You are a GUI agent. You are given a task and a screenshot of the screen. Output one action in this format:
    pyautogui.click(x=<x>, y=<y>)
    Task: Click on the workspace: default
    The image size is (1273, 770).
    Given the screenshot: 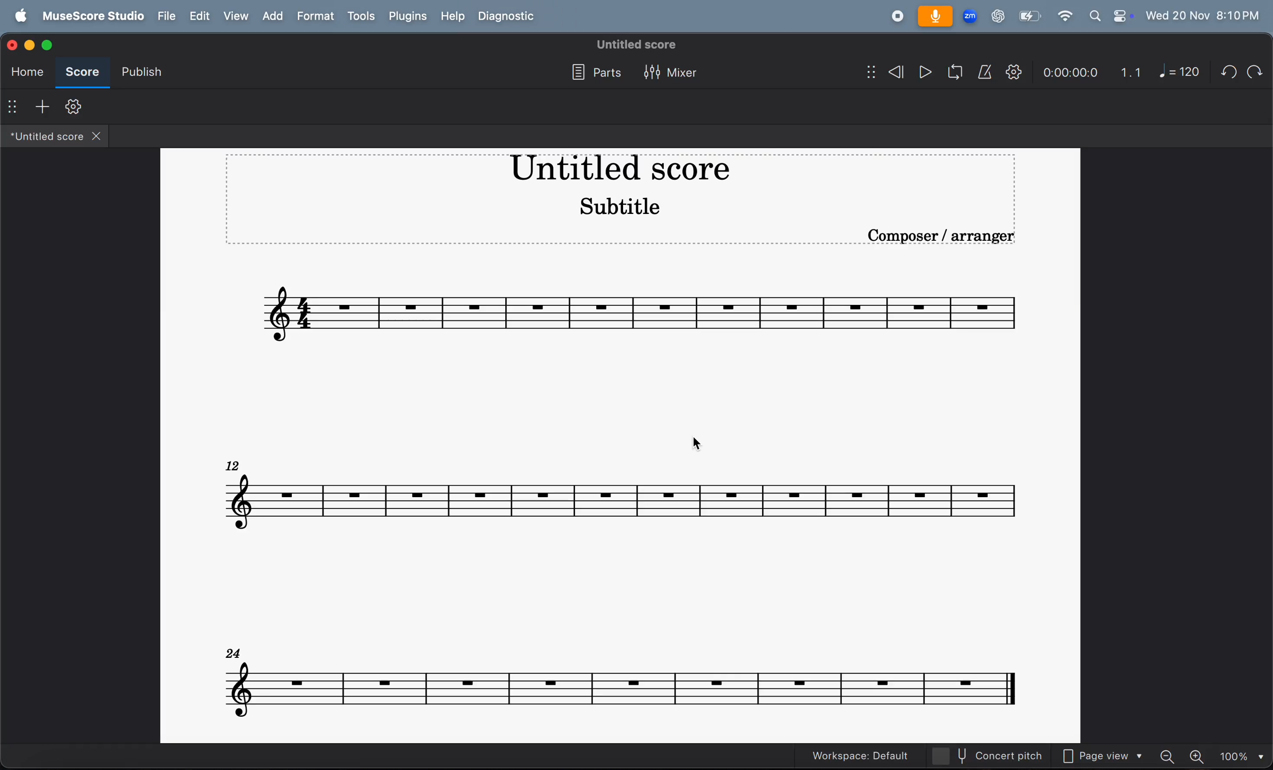 What is the action you would take?
    pyautogui.click(x=857, y=754)
    